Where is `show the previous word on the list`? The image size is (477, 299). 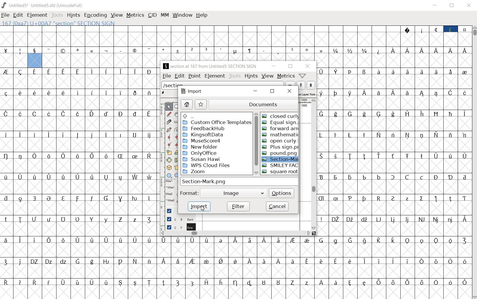
show the previous word on the list is located at coordinates (311, 85).